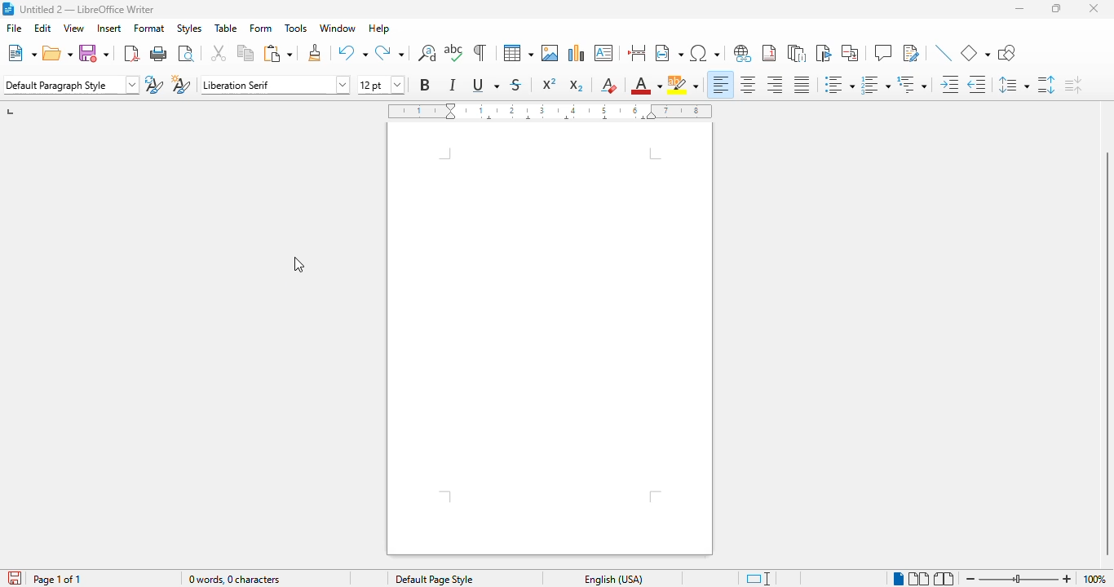 The height and width of the screenshot is (587, 1114). What do you see at coordinates (276, 84) in the screenshot?
I see `font name` at bounding box center [276, 84].